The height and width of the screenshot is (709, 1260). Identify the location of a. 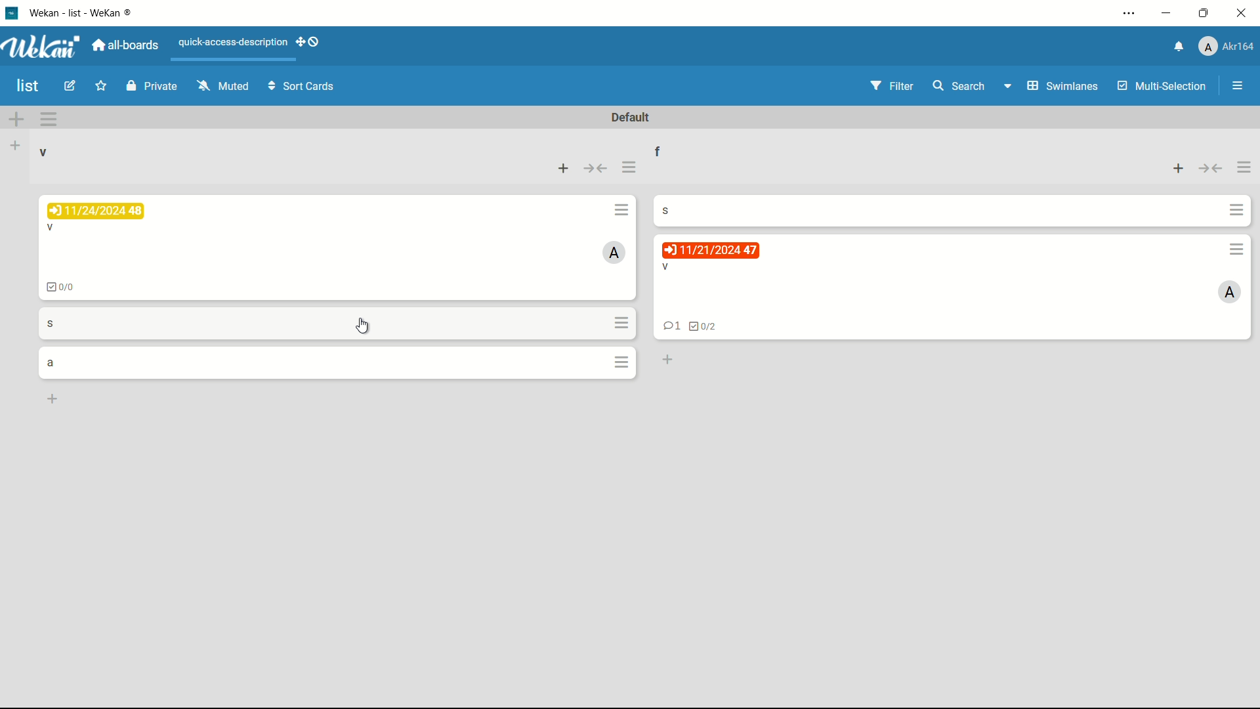
(51, 364).